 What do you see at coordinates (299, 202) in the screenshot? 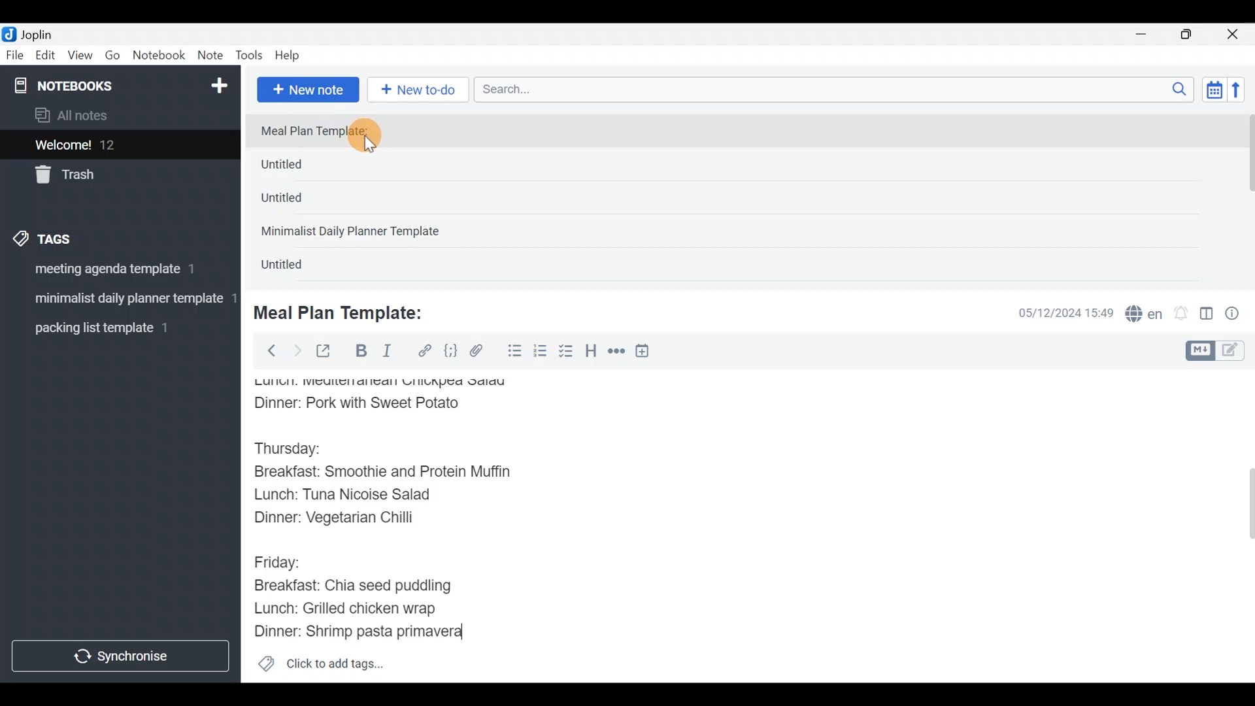
I see `Untitled` at bounding box center [299, 202].